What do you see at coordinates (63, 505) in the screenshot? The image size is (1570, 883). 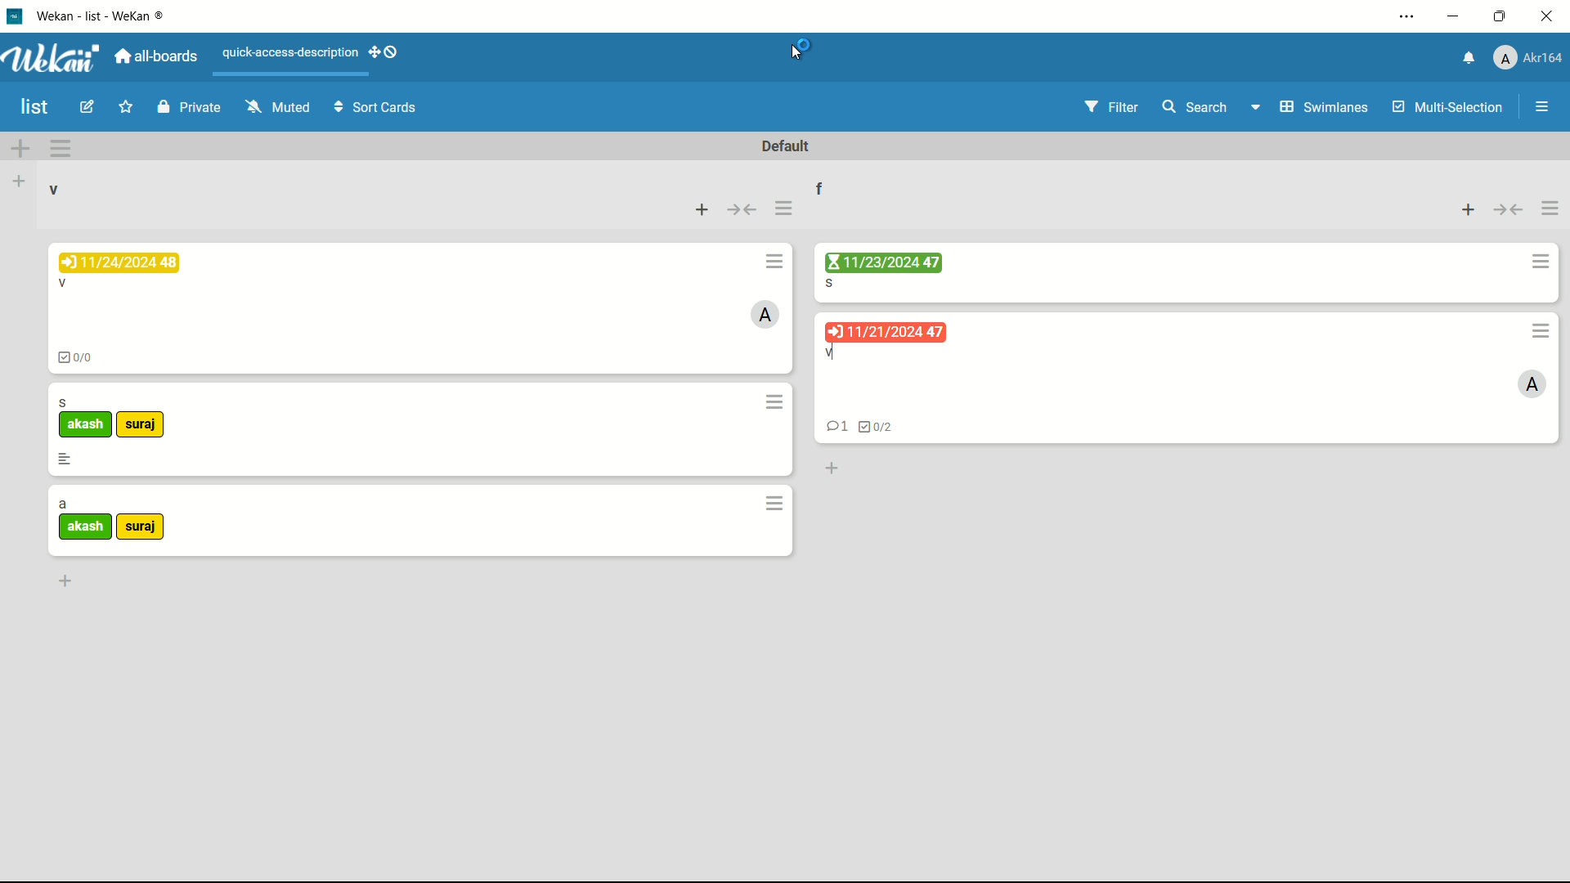 I see `card name` at bounding box center [63, 505].